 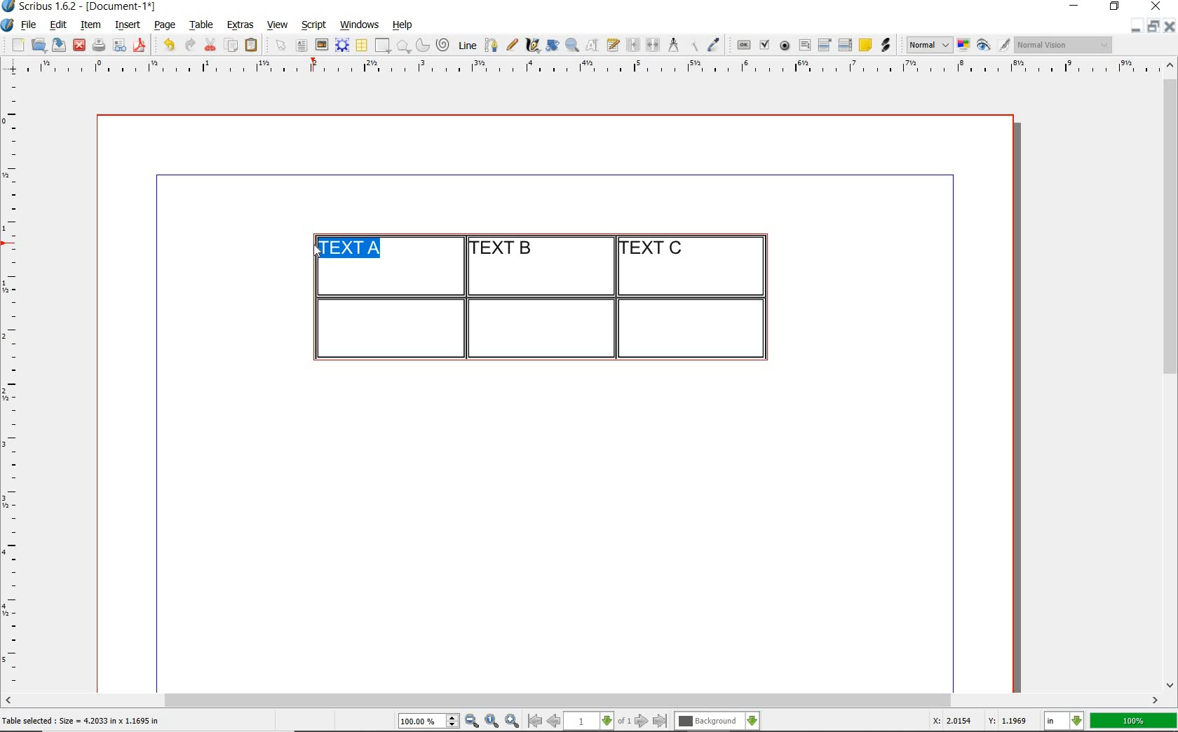 I want to click on paste, so click(x=254, y=46).